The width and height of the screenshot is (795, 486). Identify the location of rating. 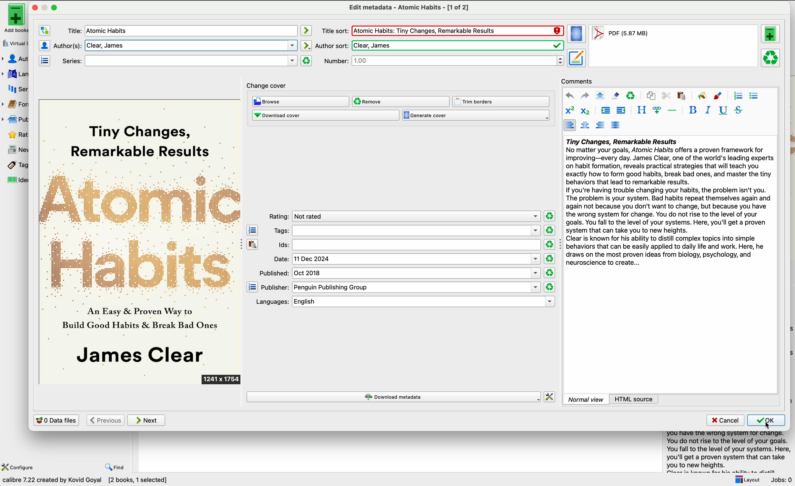
(404, 216).